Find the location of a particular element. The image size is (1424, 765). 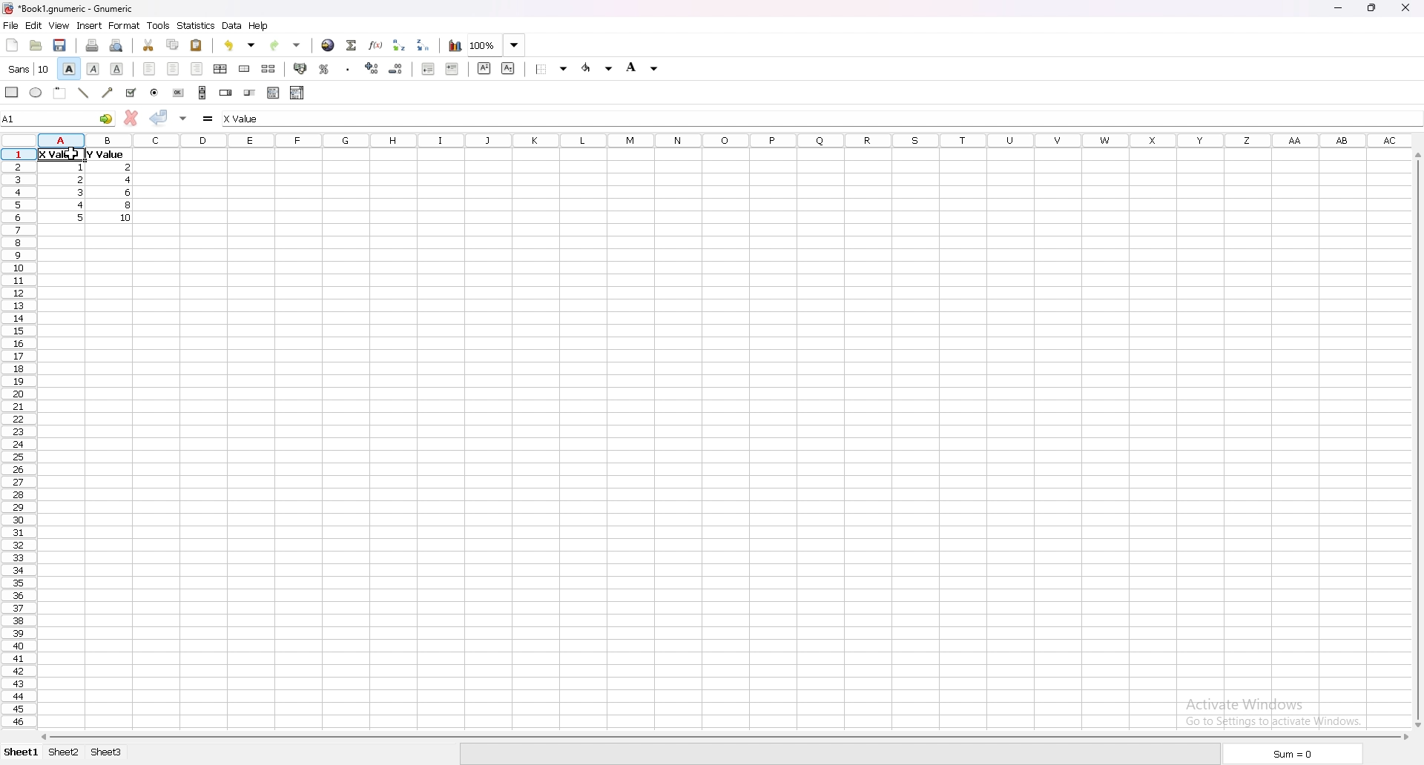

scroll bar is located at coordinates (722, 737).